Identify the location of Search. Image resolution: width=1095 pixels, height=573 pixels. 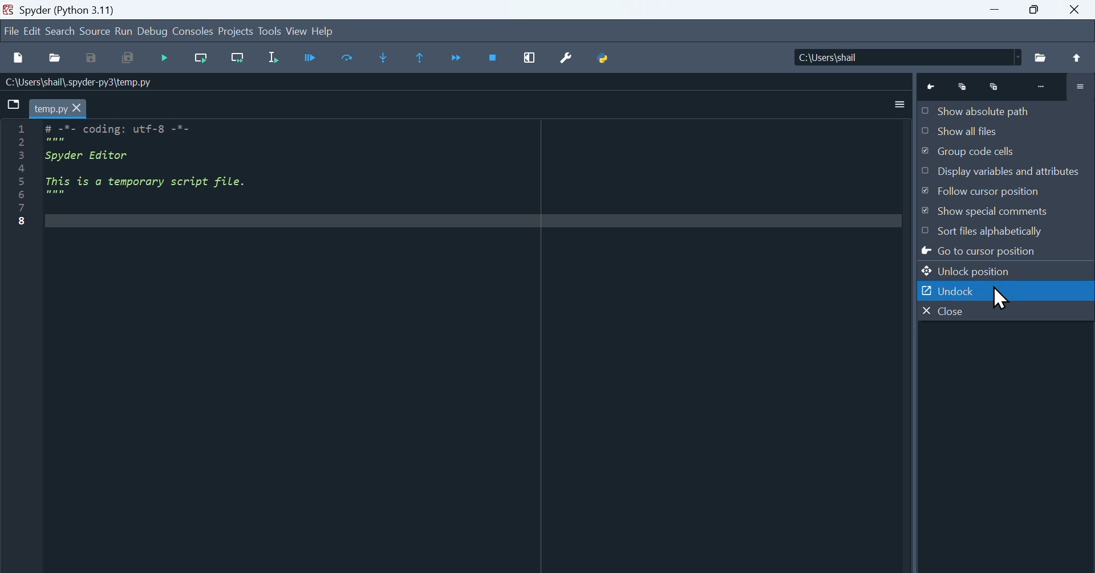
(61, 30).